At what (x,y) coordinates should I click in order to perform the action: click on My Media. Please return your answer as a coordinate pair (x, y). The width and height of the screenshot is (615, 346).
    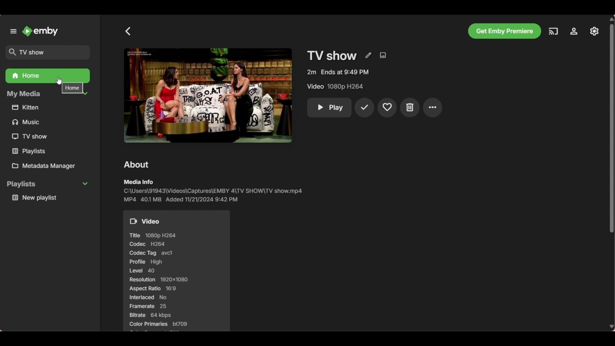
    Looking at the image, I should click on (48, 95).